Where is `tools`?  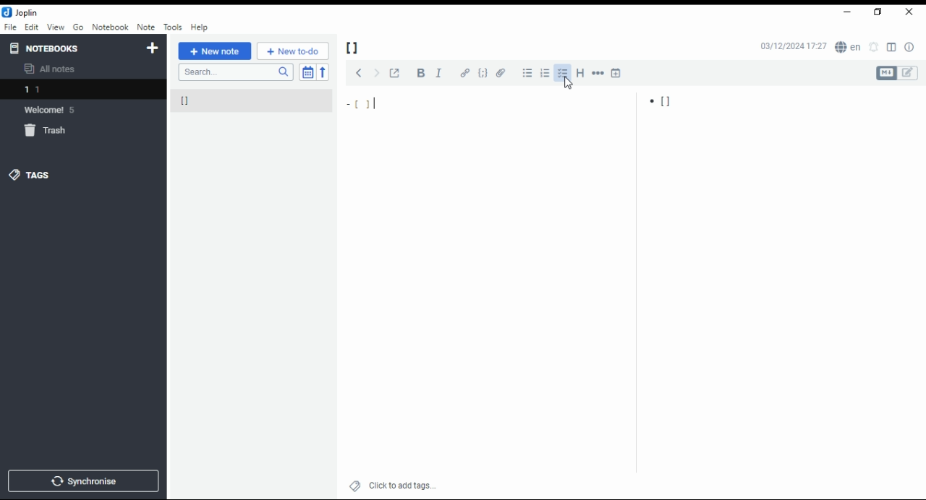
tools is located at coordinates (174, 27).